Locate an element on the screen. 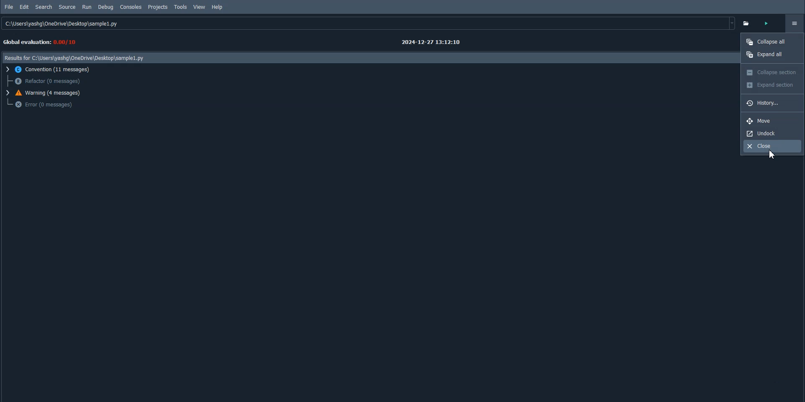 Image resolution: width=805 pixels, height=402 pixels. Undock is located at coordinates (773, 133).